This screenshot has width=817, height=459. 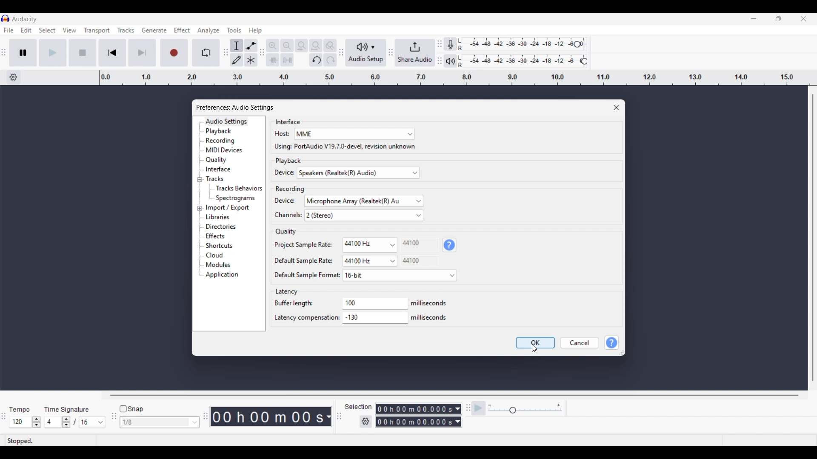 I want to click on Zoom toggle, so click(x=330, y=45).